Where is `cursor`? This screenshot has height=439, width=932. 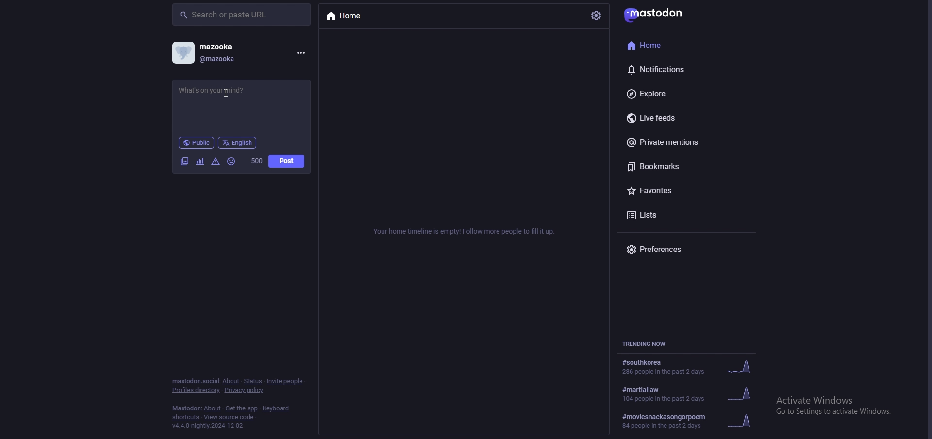 cursor is located at coordinates (226, 94).